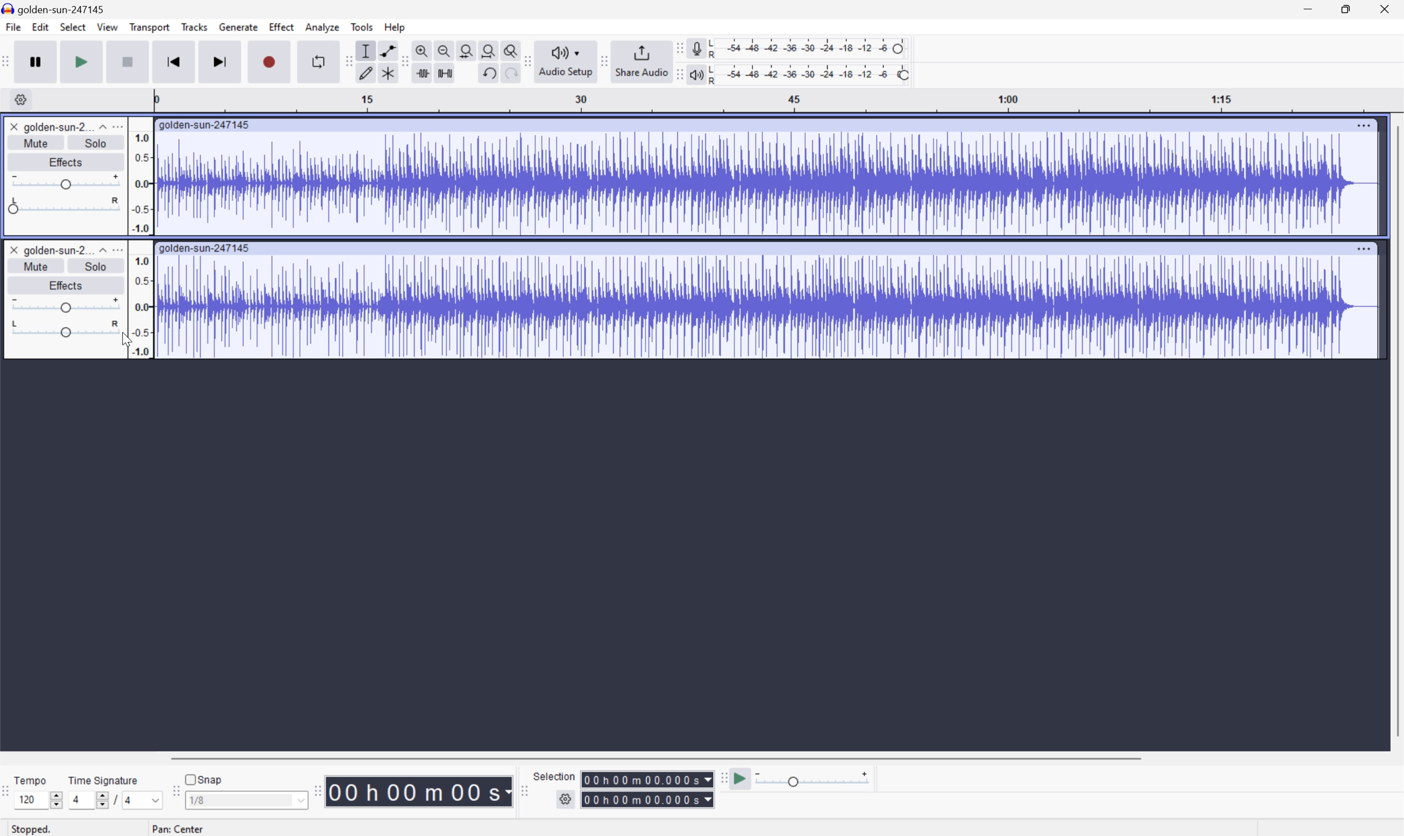 The image size is (1404, 836). What do you see at coordinates (127, 62) in the screenshot?
I see `Stop` at bounding box center [127, 62].